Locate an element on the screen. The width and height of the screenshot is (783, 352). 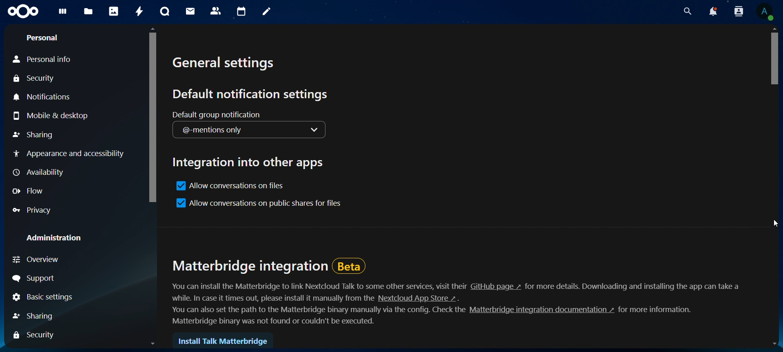
general settings is located at coordinates (227, 64).